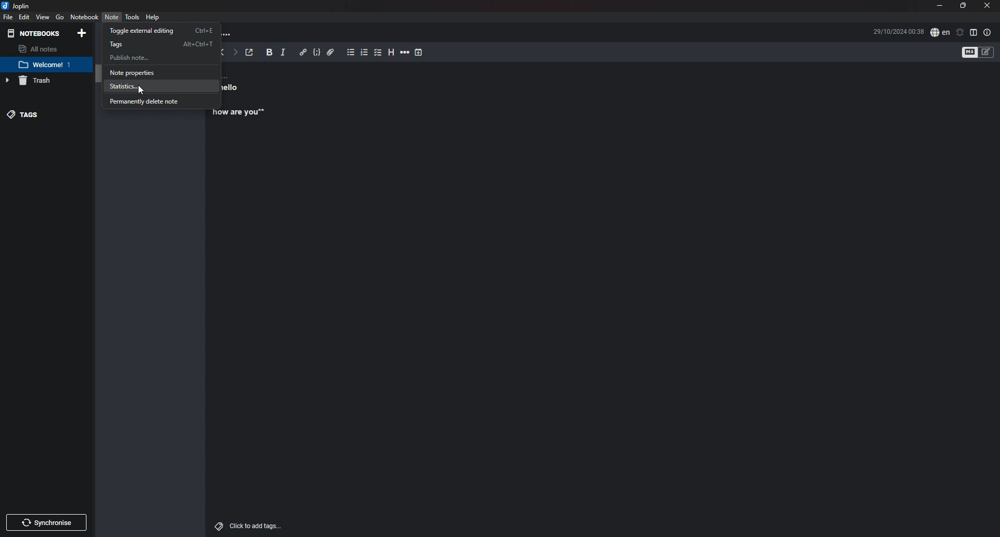 The width and height of the screenshot is (1000, 537). What do you see at coordinates (964, 5) in the screenshot?
I see `Resize` at bounding box center [964, 5].